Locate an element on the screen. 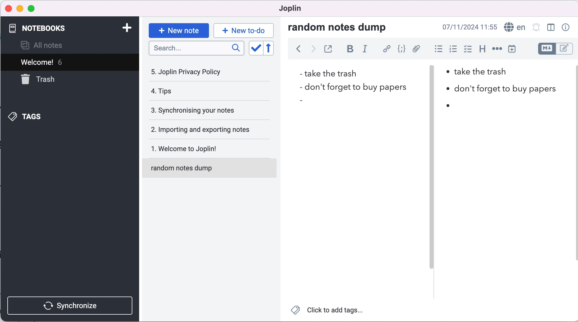 The width and height of the screenshot is (578, 322). take the trash is located at coordinates (329, 73).